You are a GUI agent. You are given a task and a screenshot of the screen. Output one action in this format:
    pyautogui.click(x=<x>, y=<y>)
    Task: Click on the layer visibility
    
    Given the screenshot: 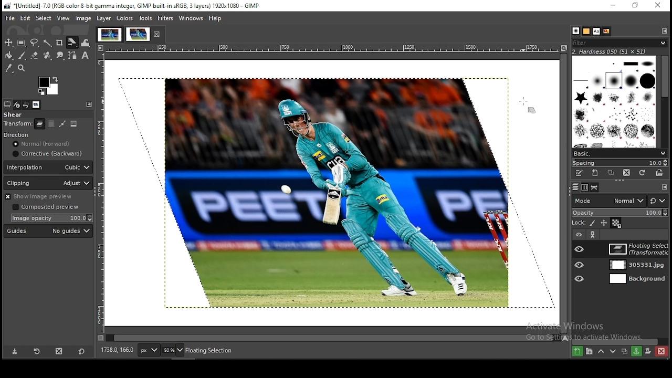 What is the action you would take?
    pyautogui.click(x=577, y=235)
    